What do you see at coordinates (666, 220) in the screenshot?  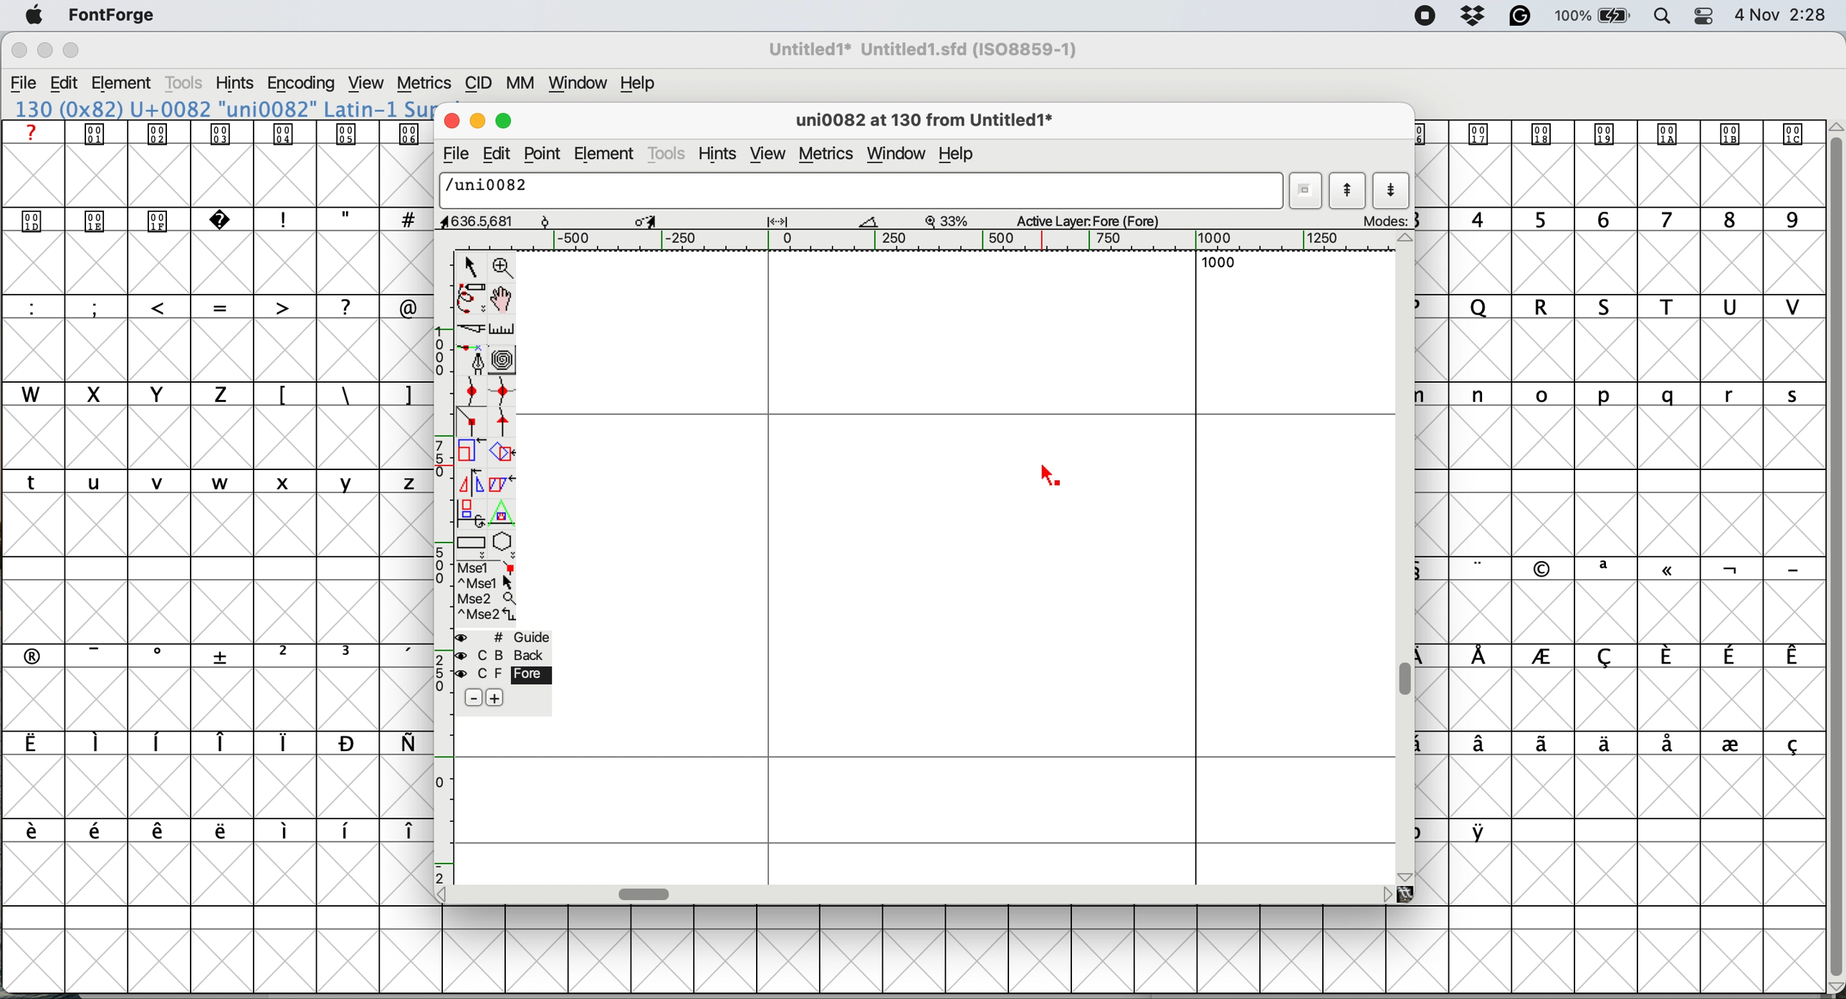 I see `dimensions` at bounding box center [666, 220].